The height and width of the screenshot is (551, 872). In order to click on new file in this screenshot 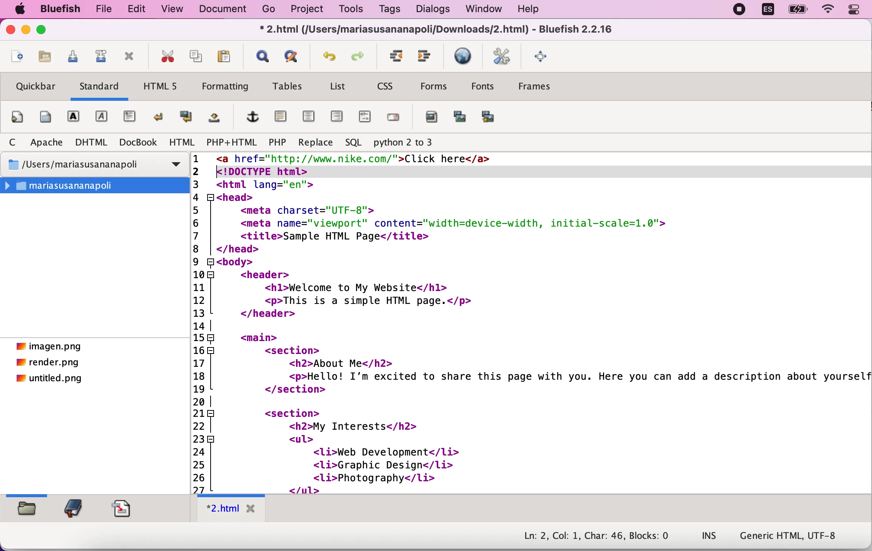, I will do `click(17, 56)`.